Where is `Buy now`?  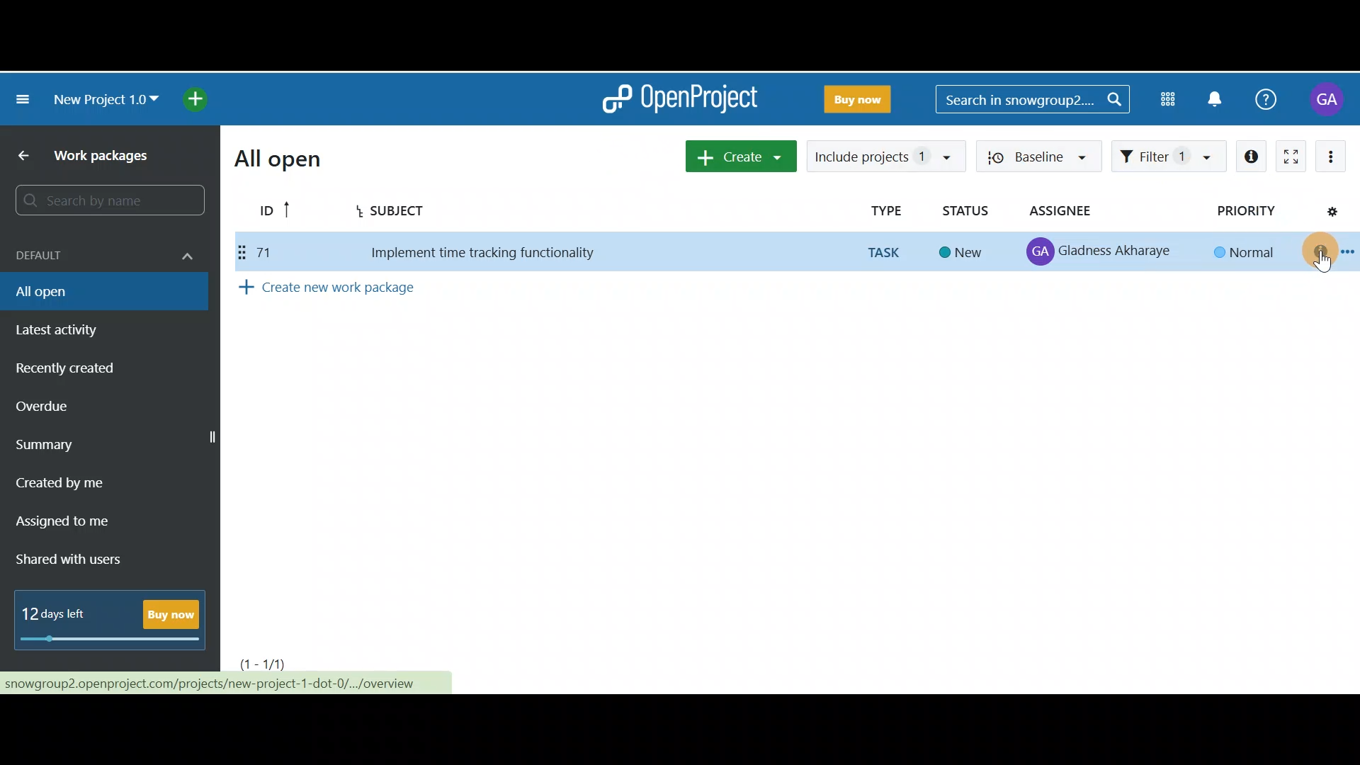 Buy now is located at coordinates (173, 614).